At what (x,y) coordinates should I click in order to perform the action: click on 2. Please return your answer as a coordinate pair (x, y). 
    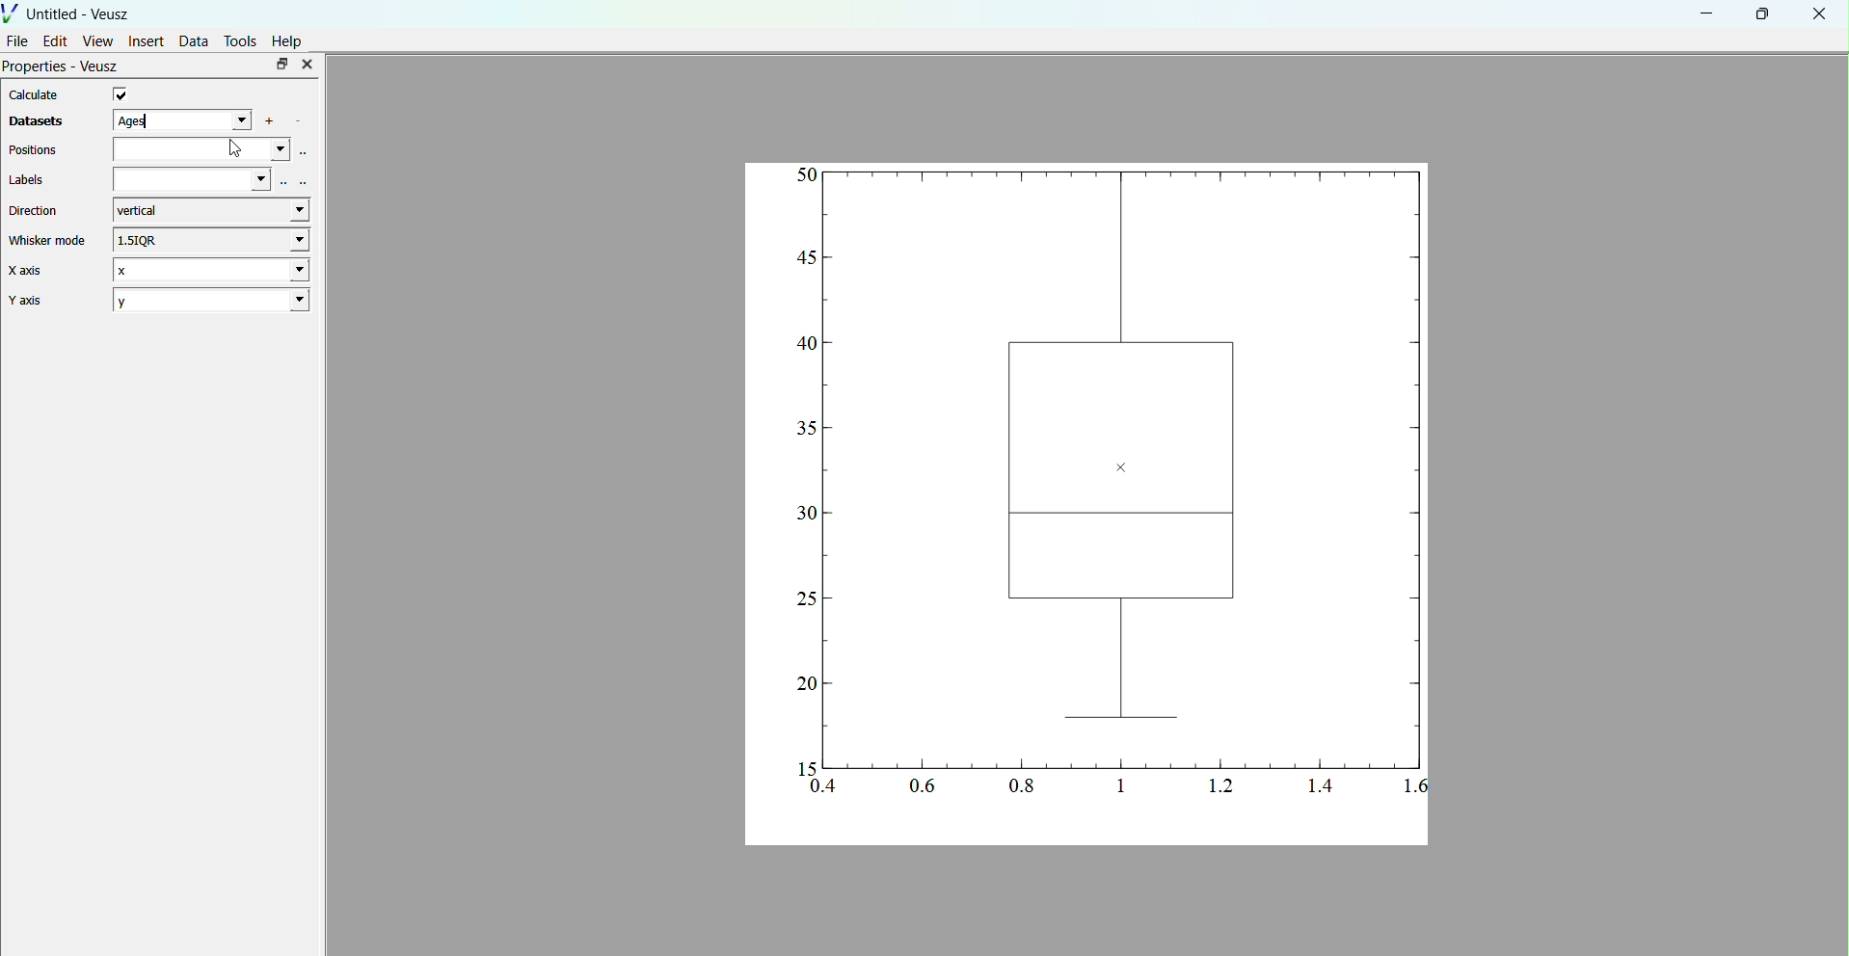
    Looking at the image, I should click on (210, 300).